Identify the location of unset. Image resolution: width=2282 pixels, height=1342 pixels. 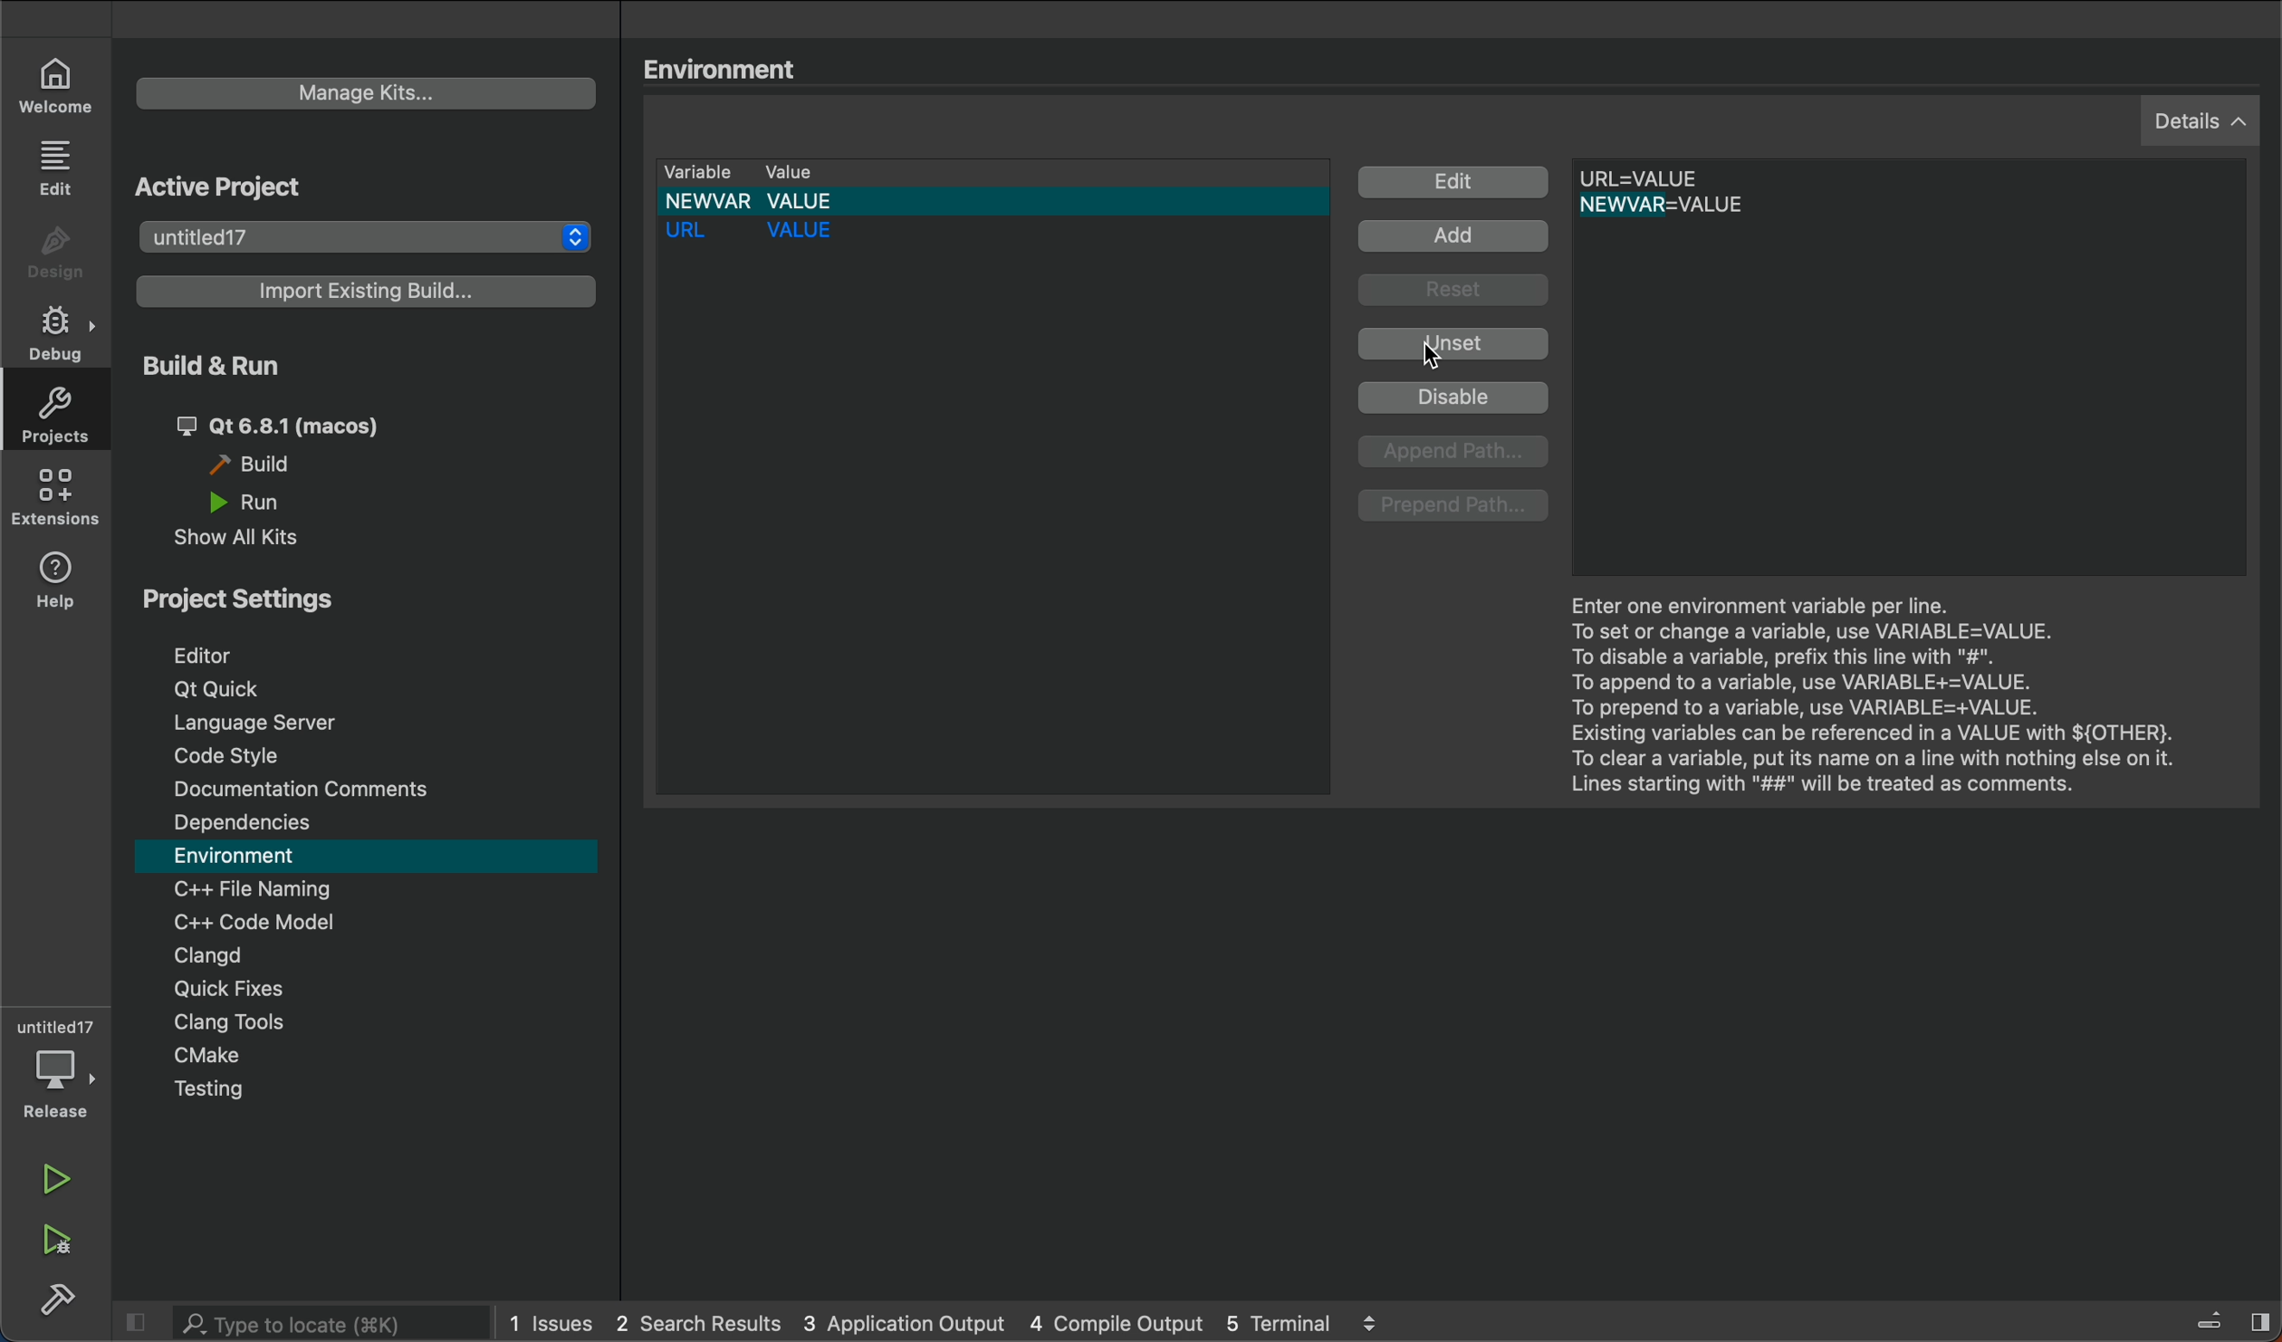
(1453, 344).